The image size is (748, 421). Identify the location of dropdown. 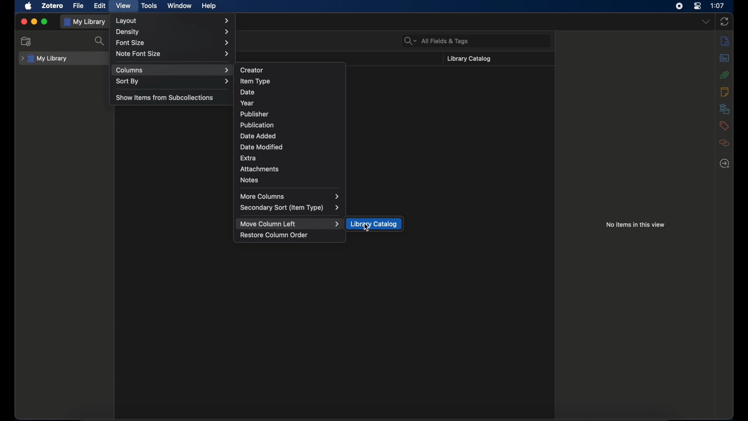
(706, 22).